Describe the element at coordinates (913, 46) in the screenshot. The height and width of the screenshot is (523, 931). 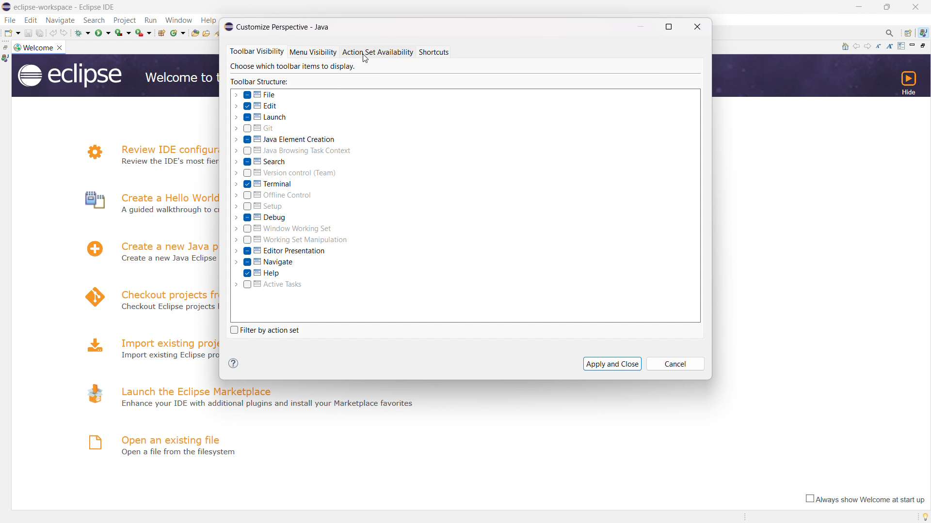
I see `minimize page` at that location.